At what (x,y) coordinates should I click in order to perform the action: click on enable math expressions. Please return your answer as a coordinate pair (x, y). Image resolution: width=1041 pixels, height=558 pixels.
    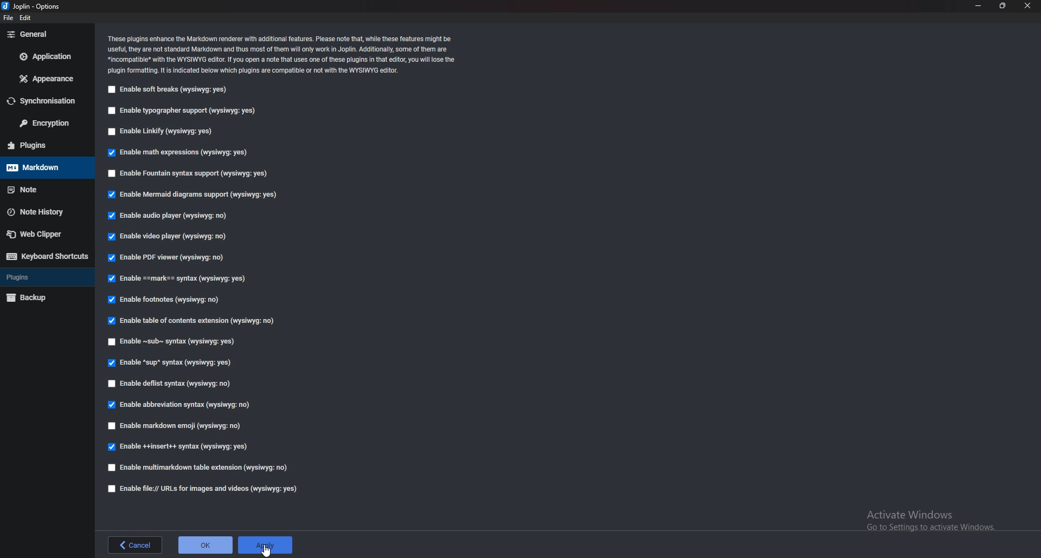
    Looking at the image, I should click on (180, 152).